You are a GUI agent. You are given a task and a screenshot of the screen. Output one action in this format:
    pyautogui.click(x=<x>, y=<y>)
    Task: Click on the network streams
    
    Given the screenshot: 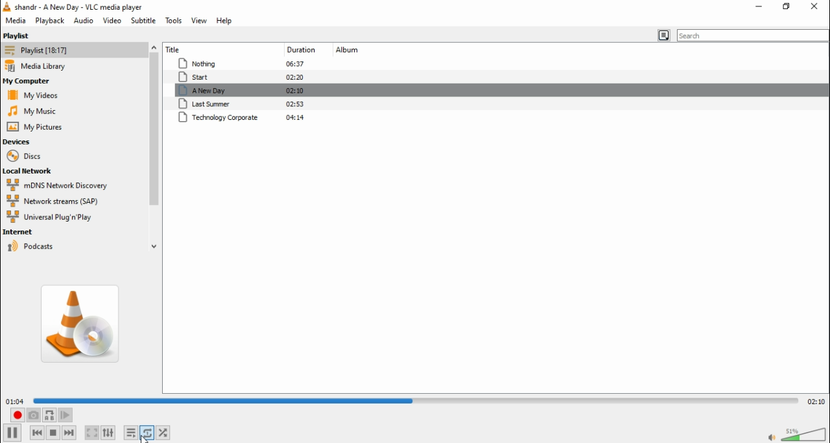 What is the action you would take?
    pyautogui.click(x=56, y=202)
    